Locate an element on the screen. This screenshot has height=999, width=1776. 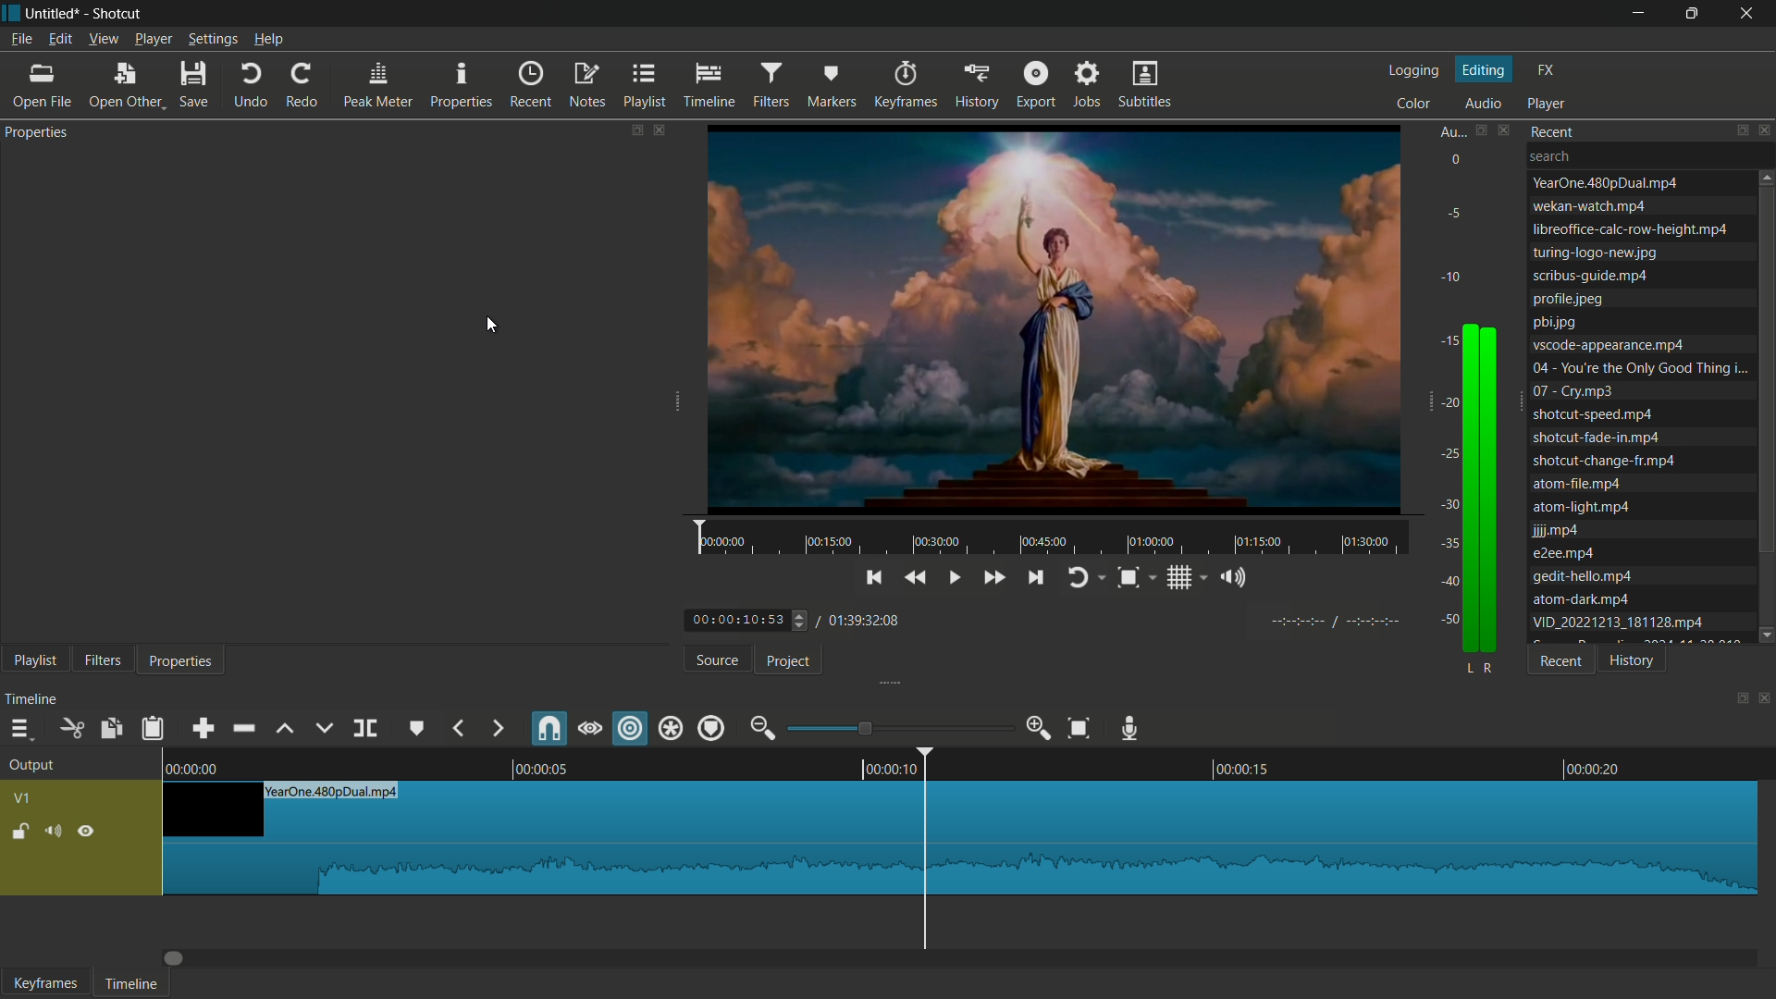
timeline menu is located at coordinates (18, 730).